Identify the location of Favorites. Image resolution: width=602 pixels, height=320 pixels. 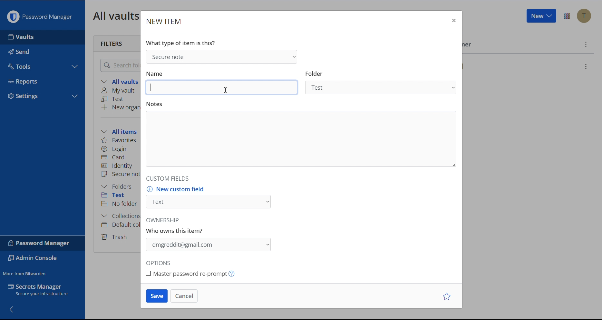
(120, 140).